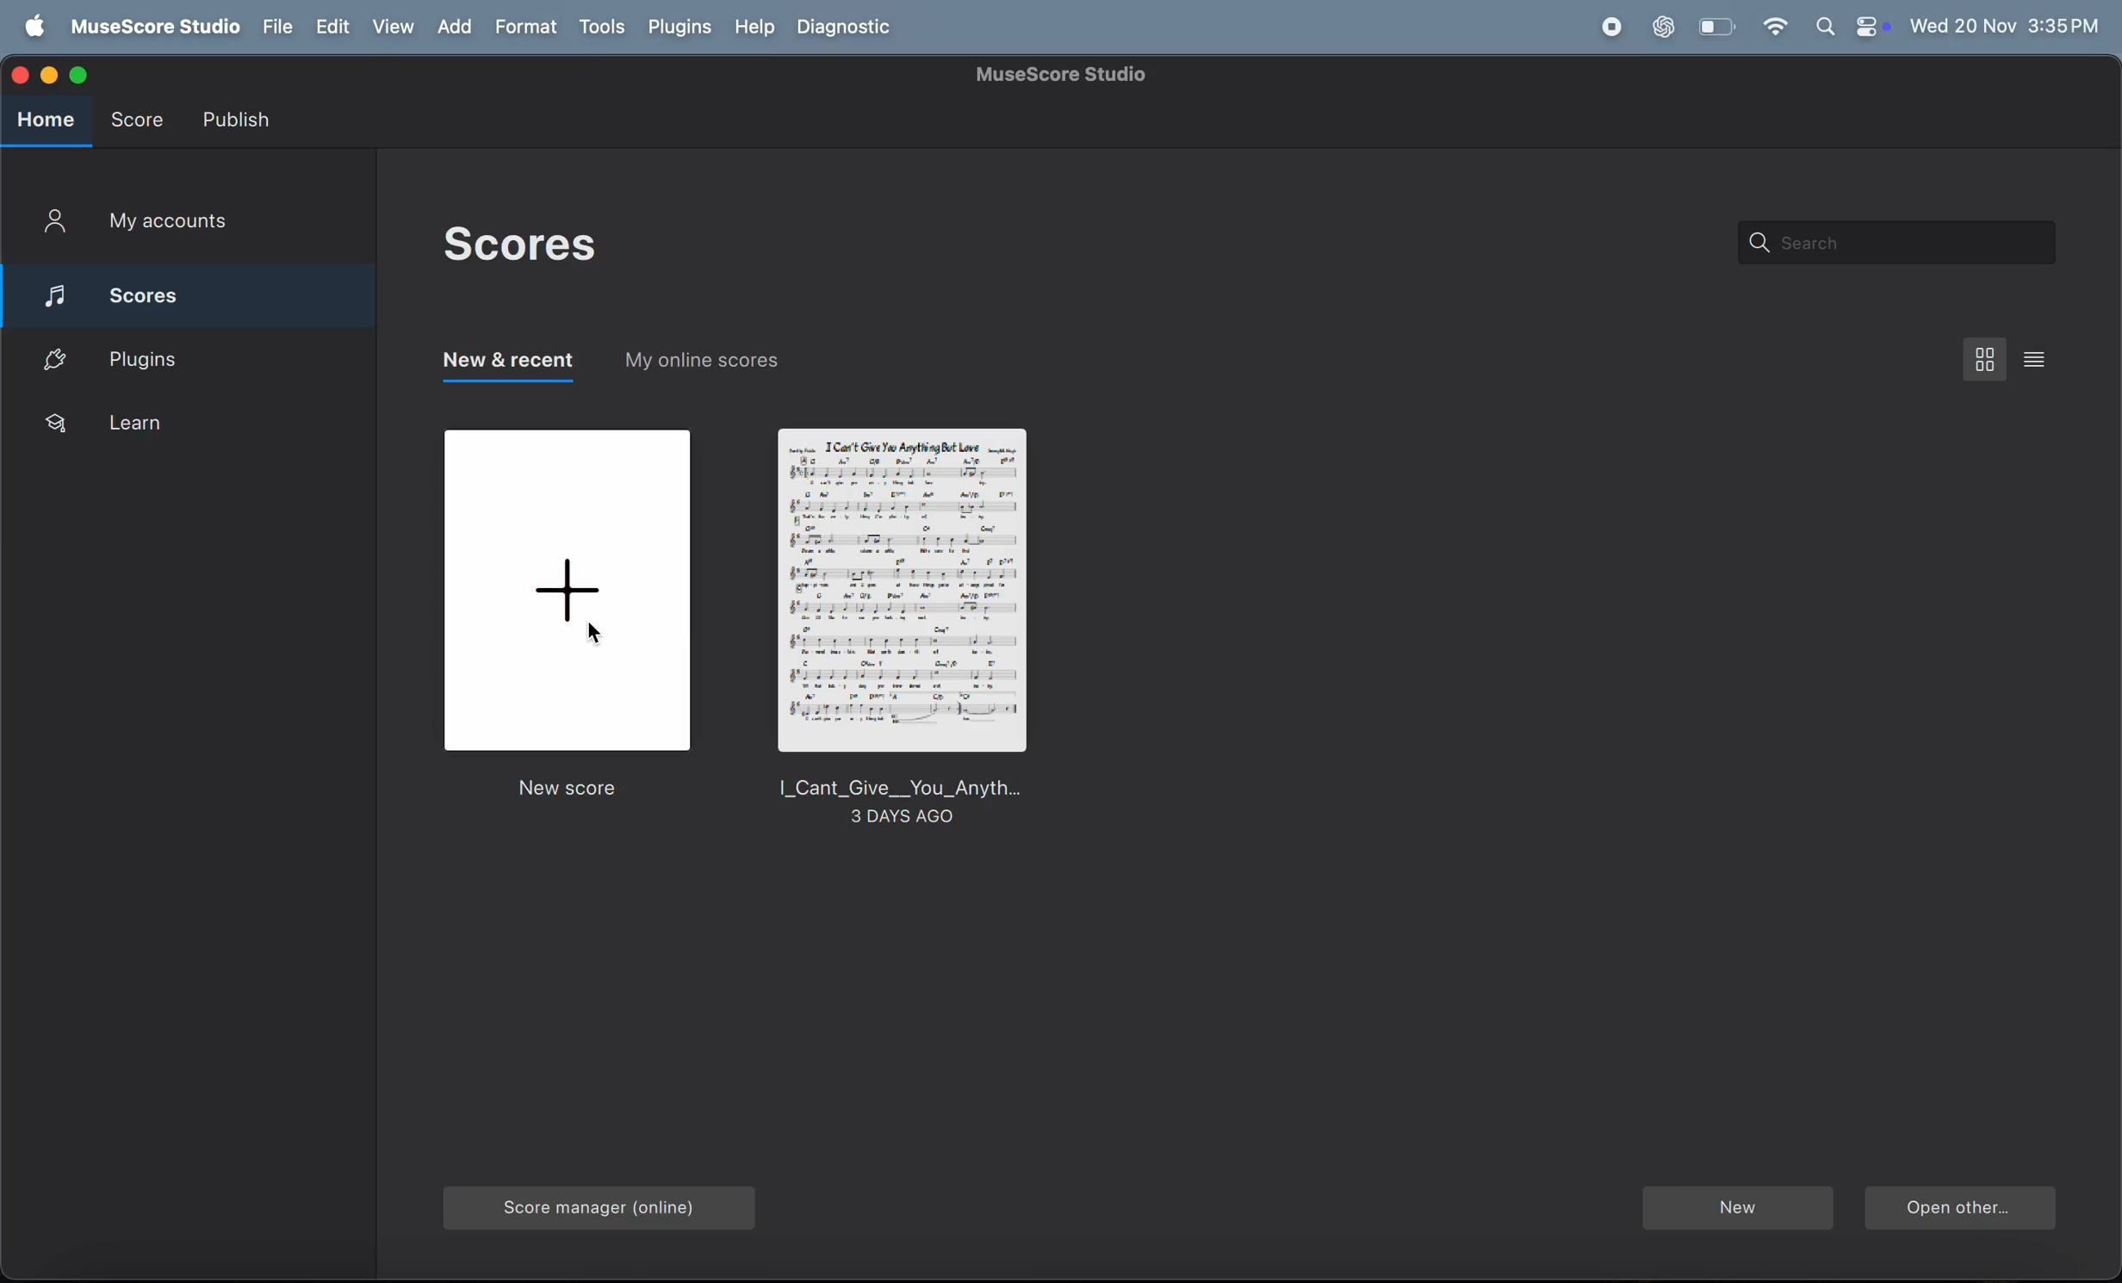  What do you see at coordinates (161, 424) in the screenshot?
I see `learn` at bounding box center [161, 424].